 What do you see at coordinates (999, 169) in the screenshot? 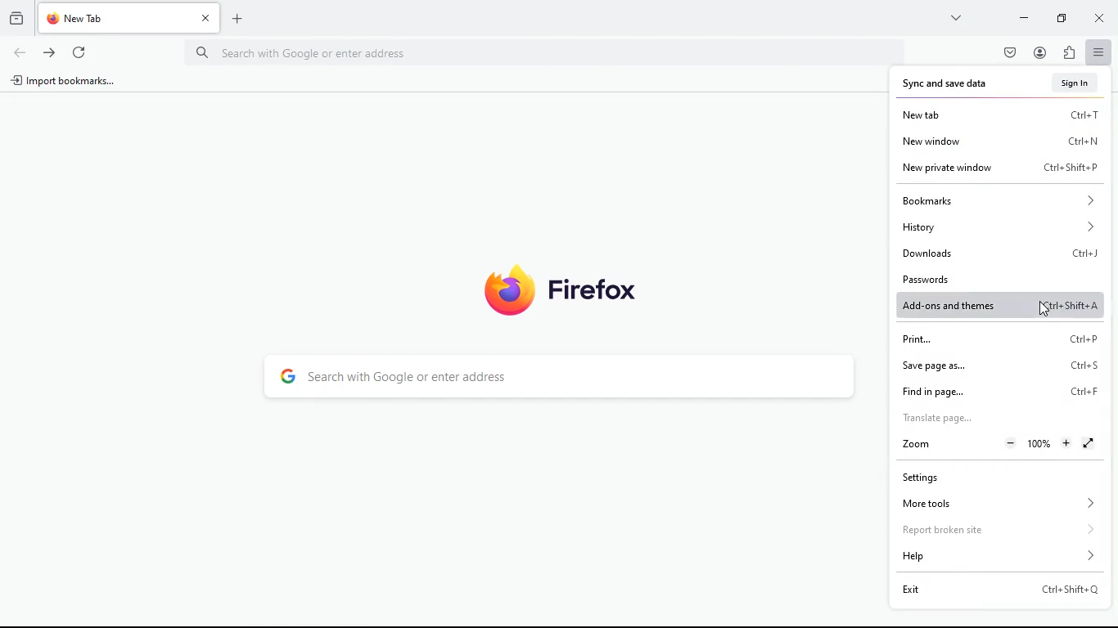
I see `new private window` at bounding box center [999, 169].